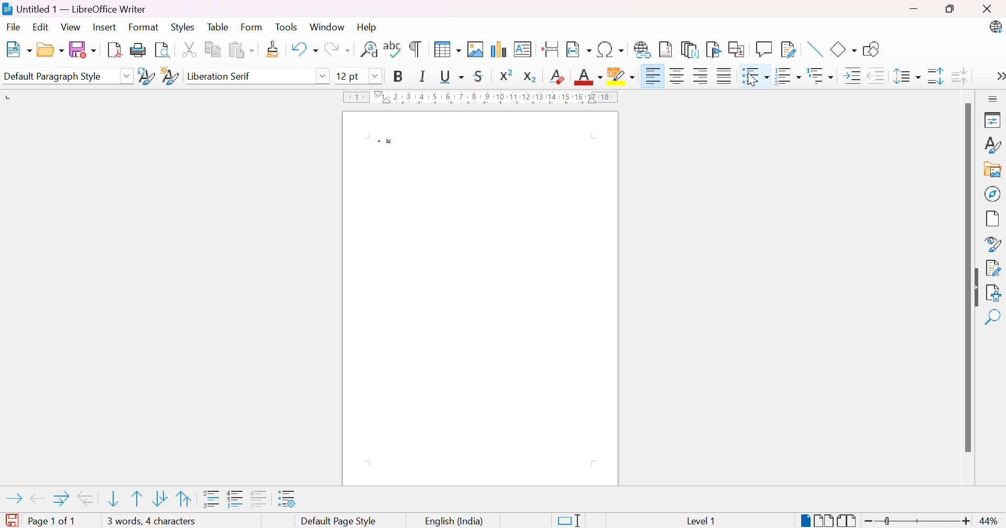 The image size is (1006, 528). Describe the element at coordinates (219, 75) in the screenshot. I see `Liberation serif` at that location.